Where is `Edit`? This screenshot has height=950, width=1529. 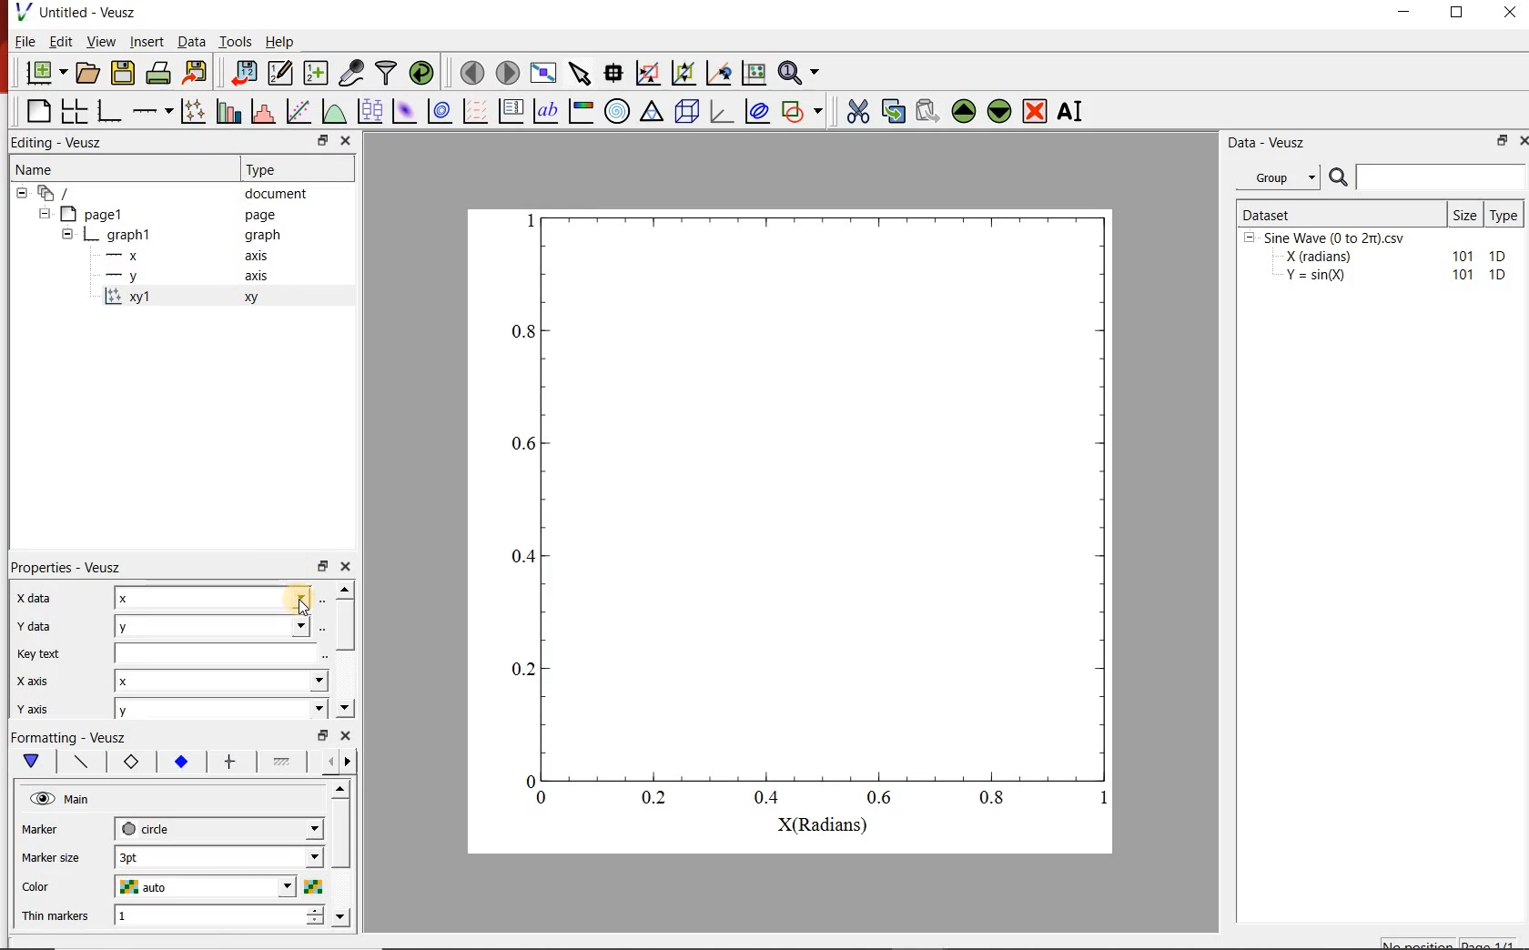 Edit is located at coordinates (61, 42).